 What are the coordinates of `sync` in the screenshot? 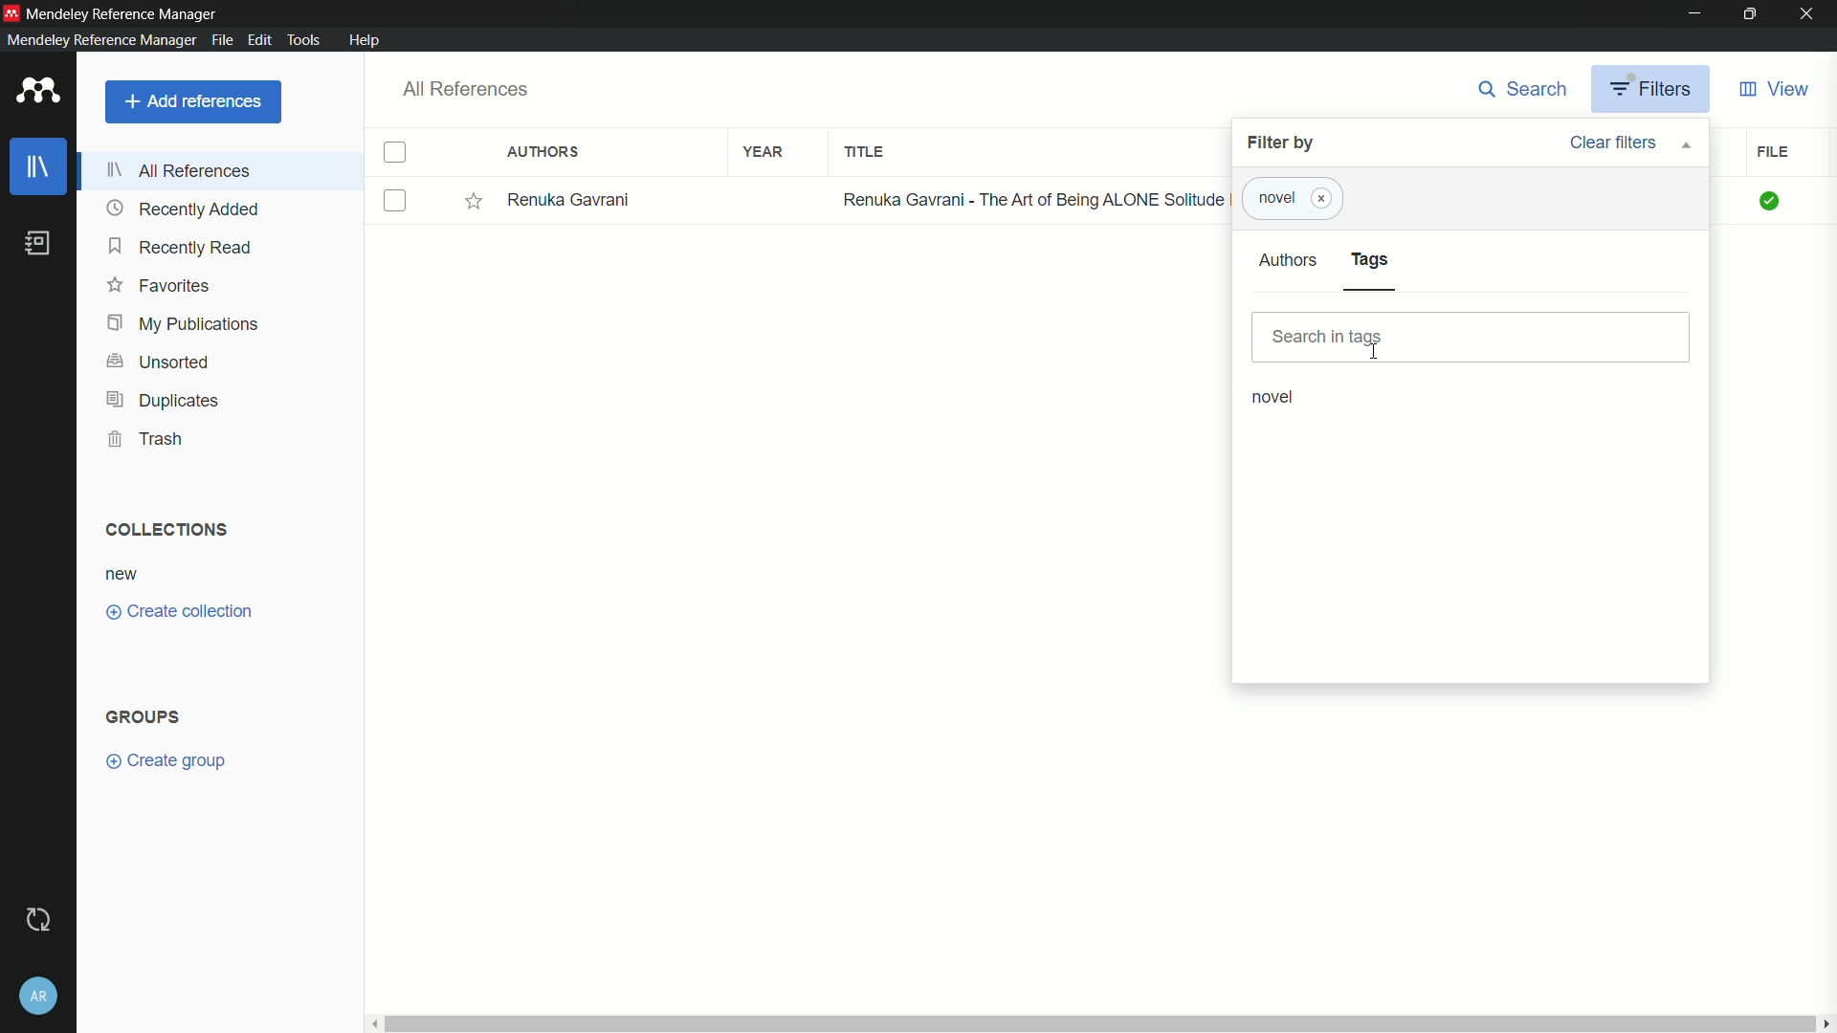 It's located at (36, 919).